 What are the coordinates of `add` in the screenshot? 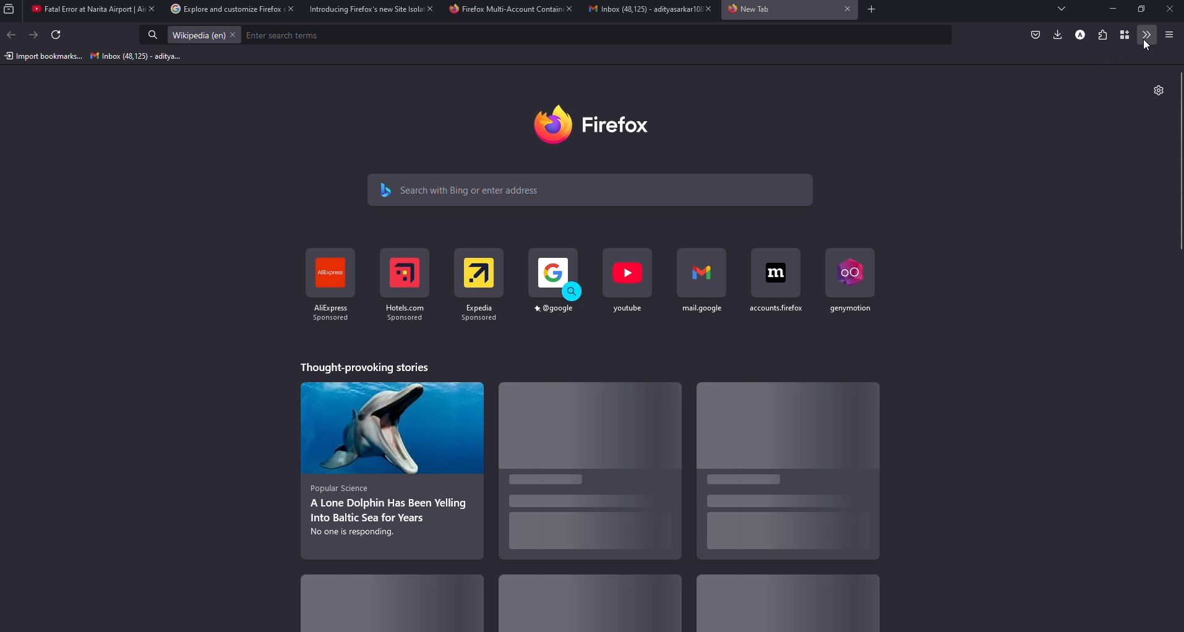 It's located at (870, 10).